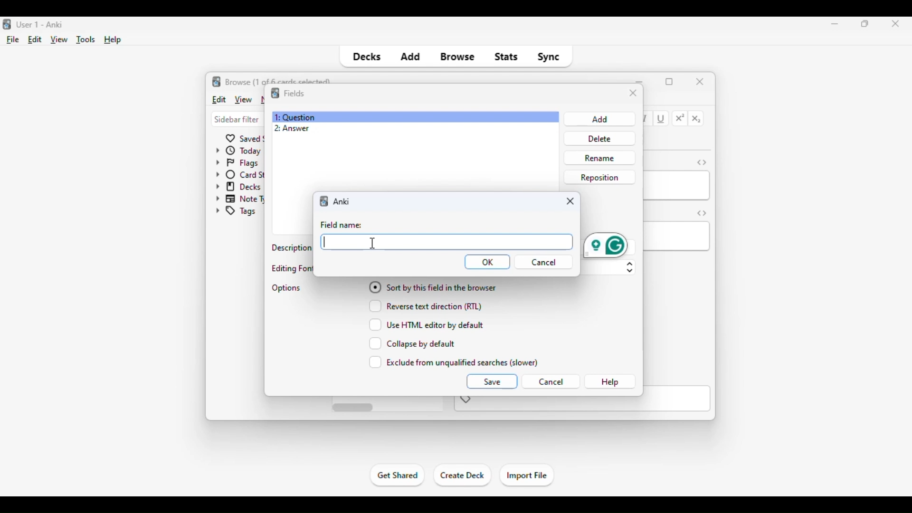  I want to click on close, so click(633, 94).